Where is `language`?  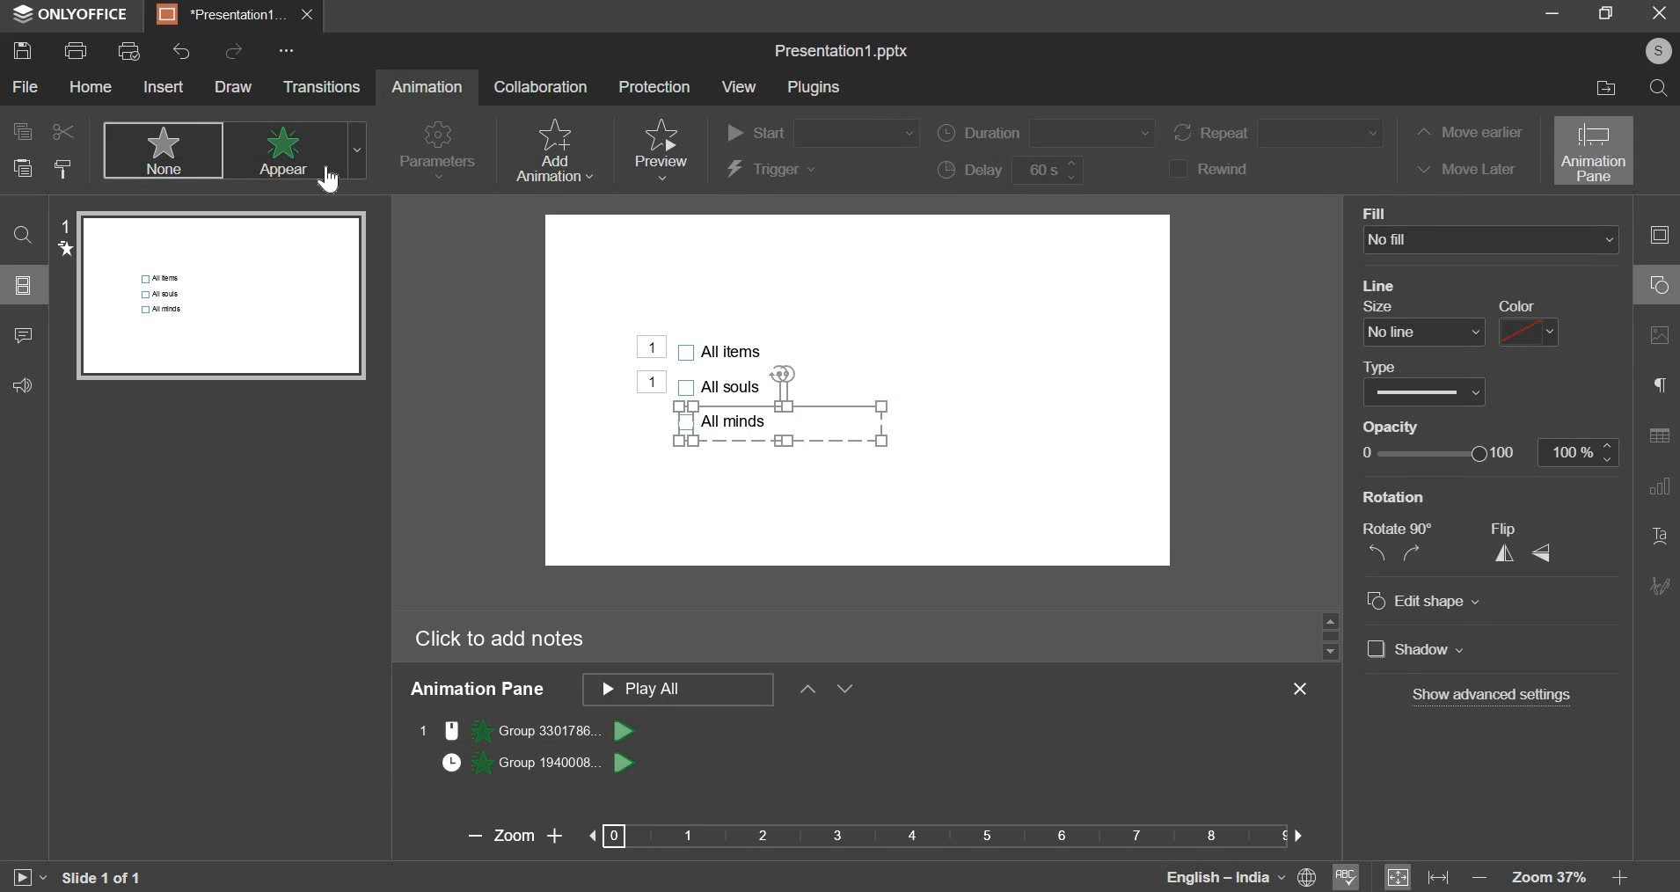
language is located at coordinates (1204, 875).